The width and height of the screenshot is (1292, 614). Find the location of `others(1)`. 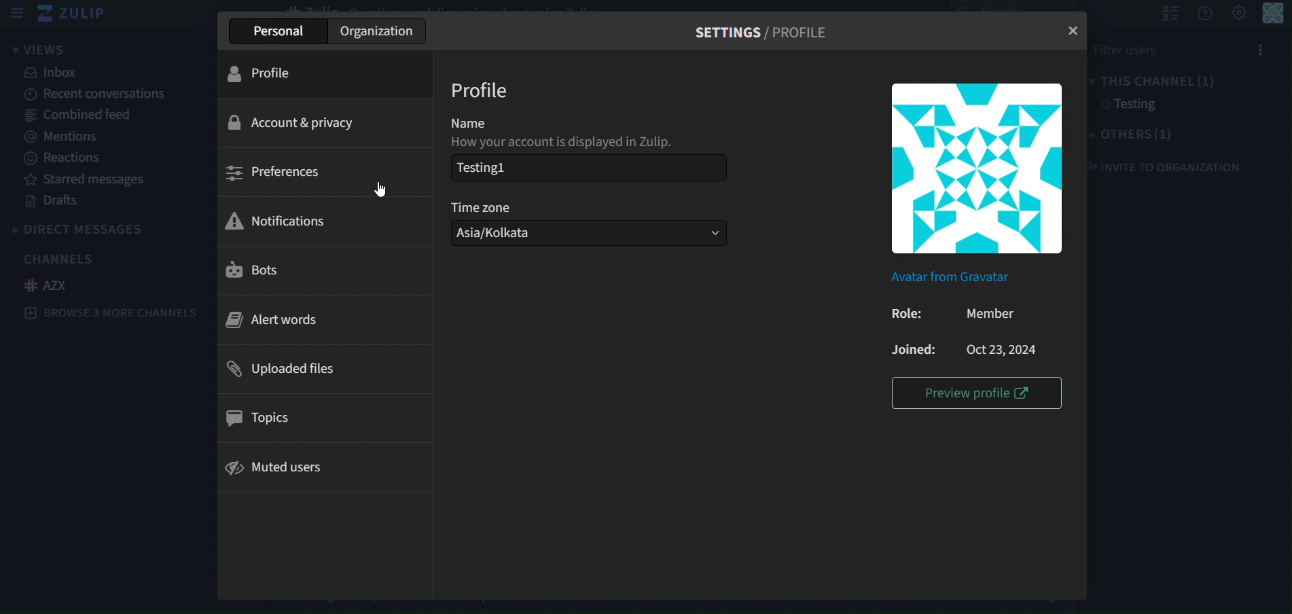

others(1) is located at coordinates (1134, 133).